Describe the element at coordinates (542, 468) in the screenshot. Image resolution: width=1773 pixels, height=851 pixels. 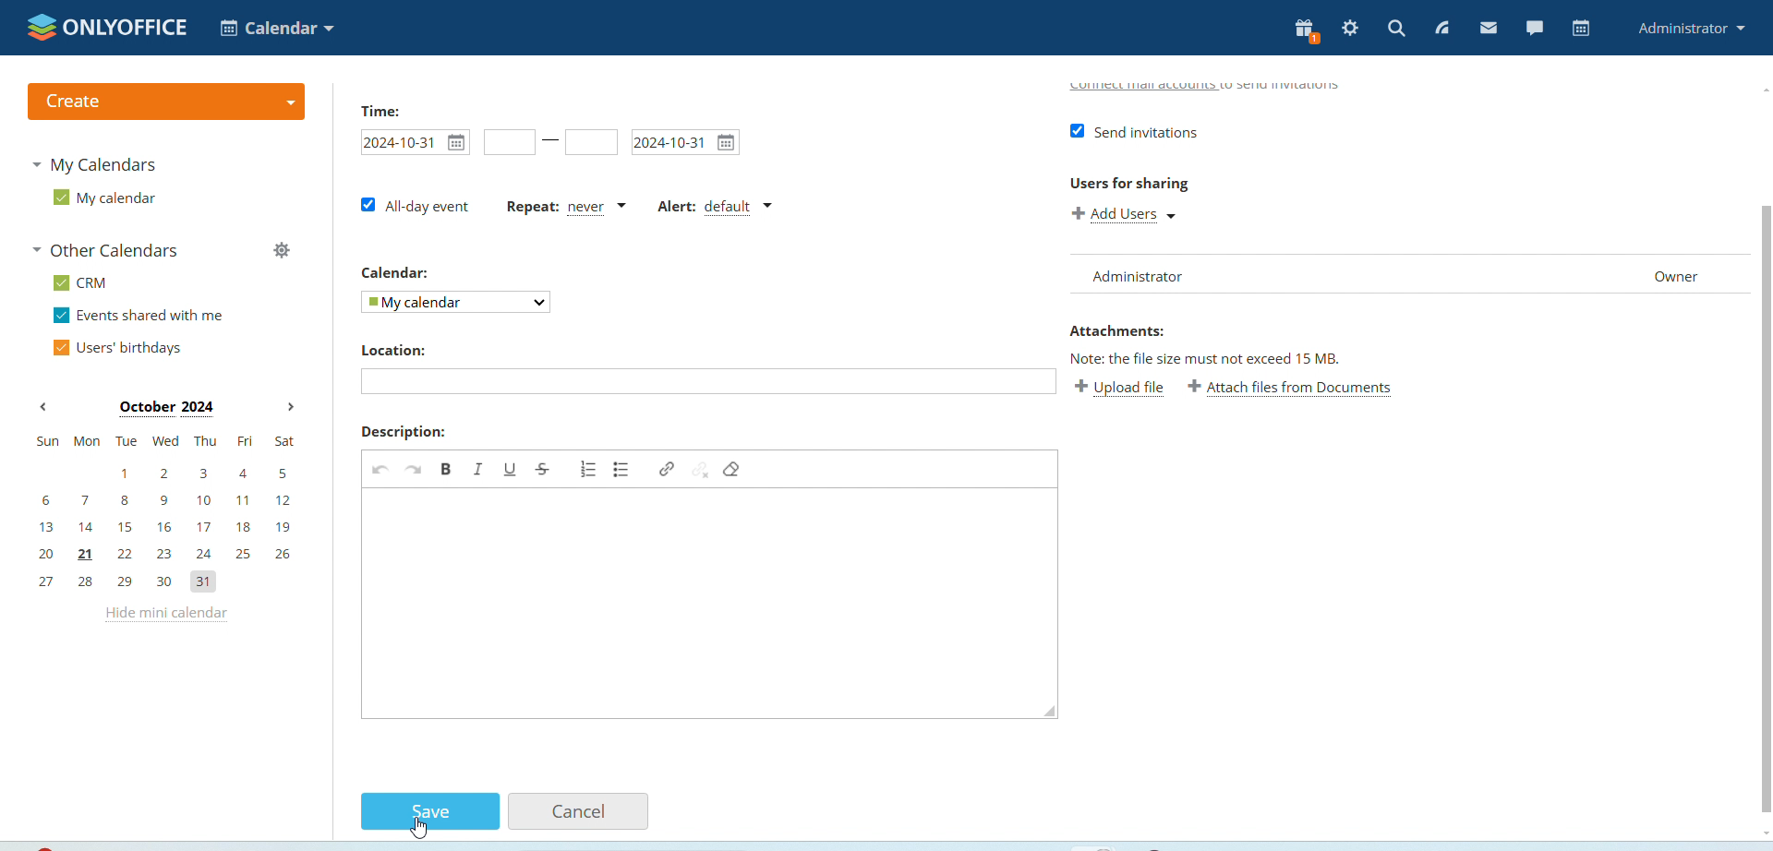
I see `Strike through` at that location.